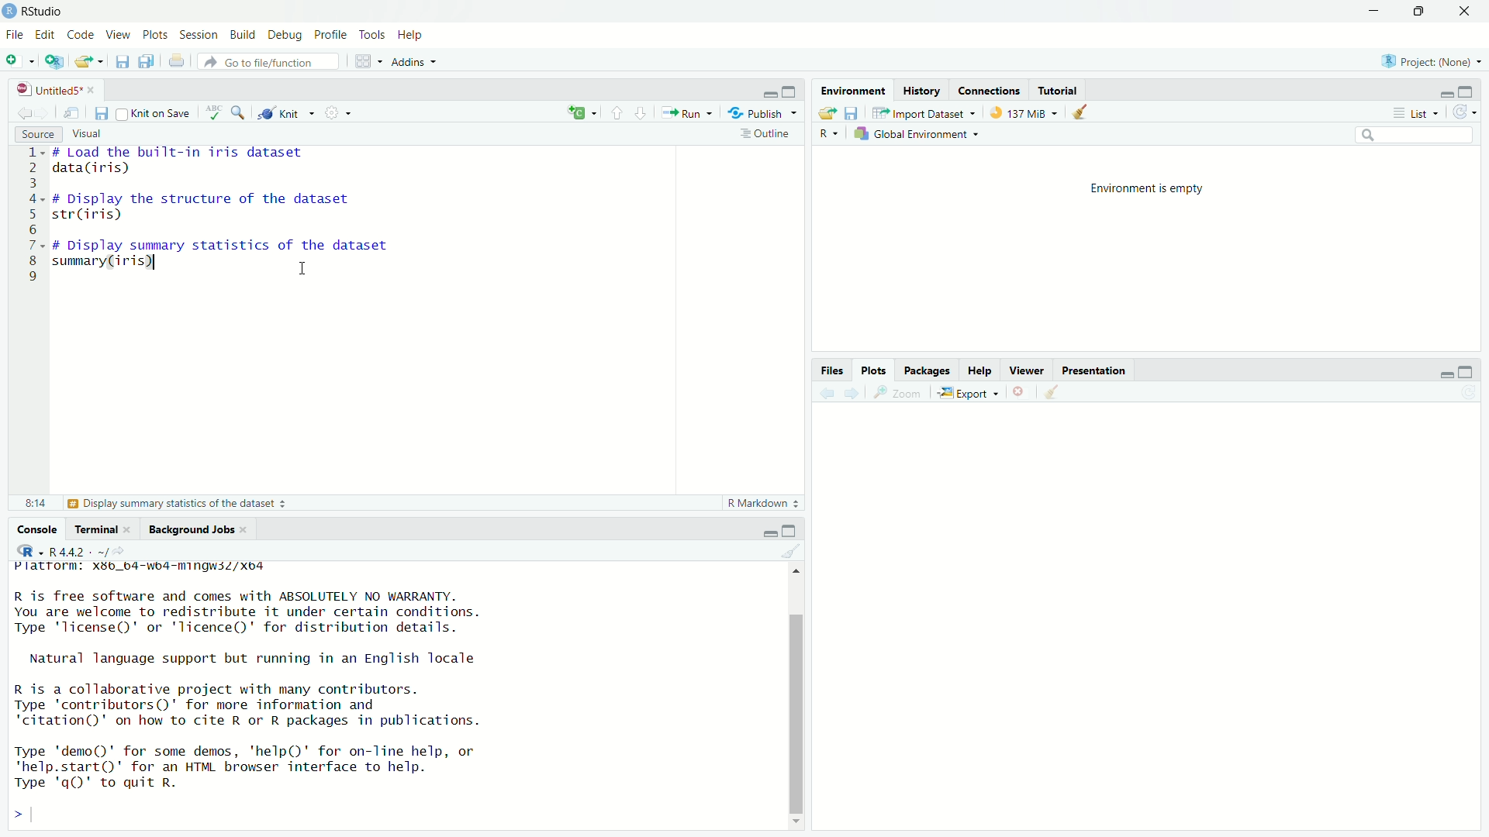  What do you see at coordinates (762, 112) in the screenshot?
I see `“4% Publish ~` at bounding box center [762, 112].